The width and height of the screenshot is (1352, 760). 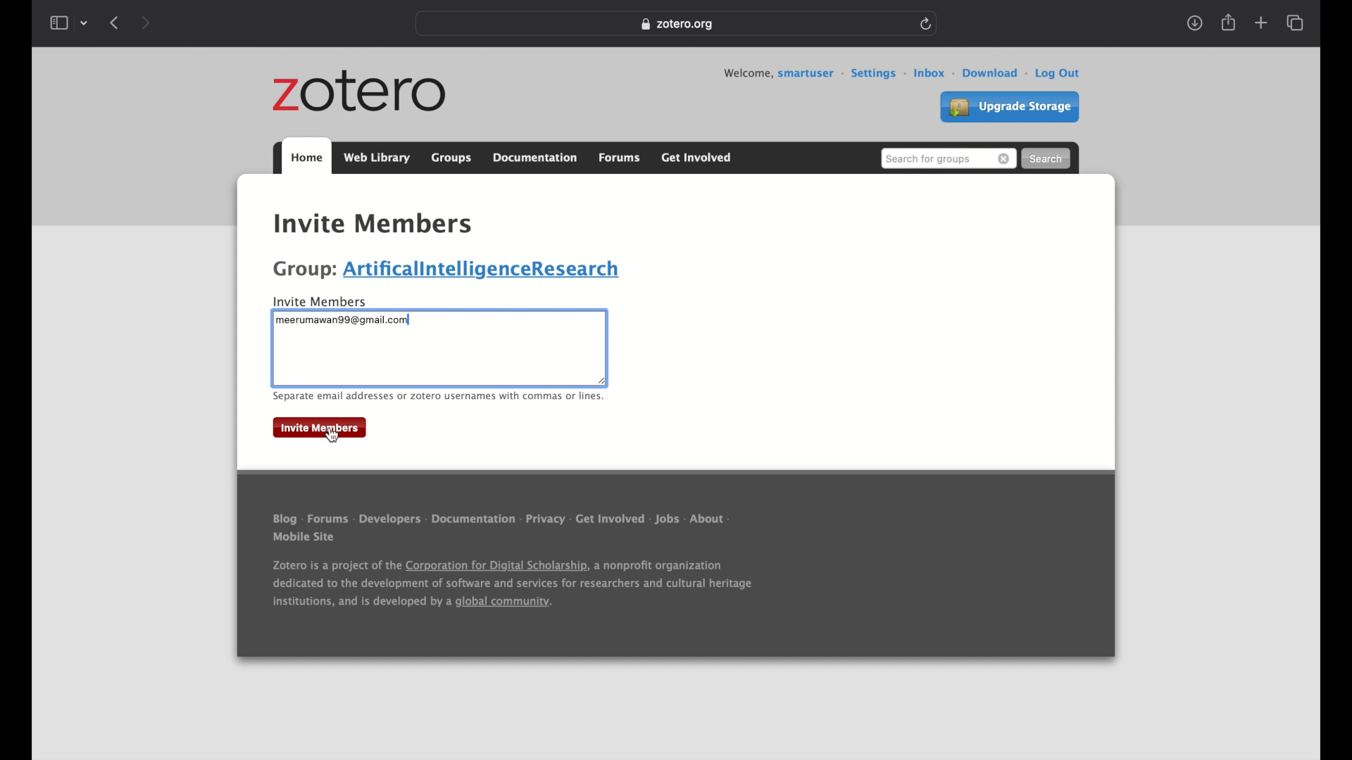 What do you see at coordinates (377, 158) in the screenshot?
I see `web library` at bounding box center [377, 158].